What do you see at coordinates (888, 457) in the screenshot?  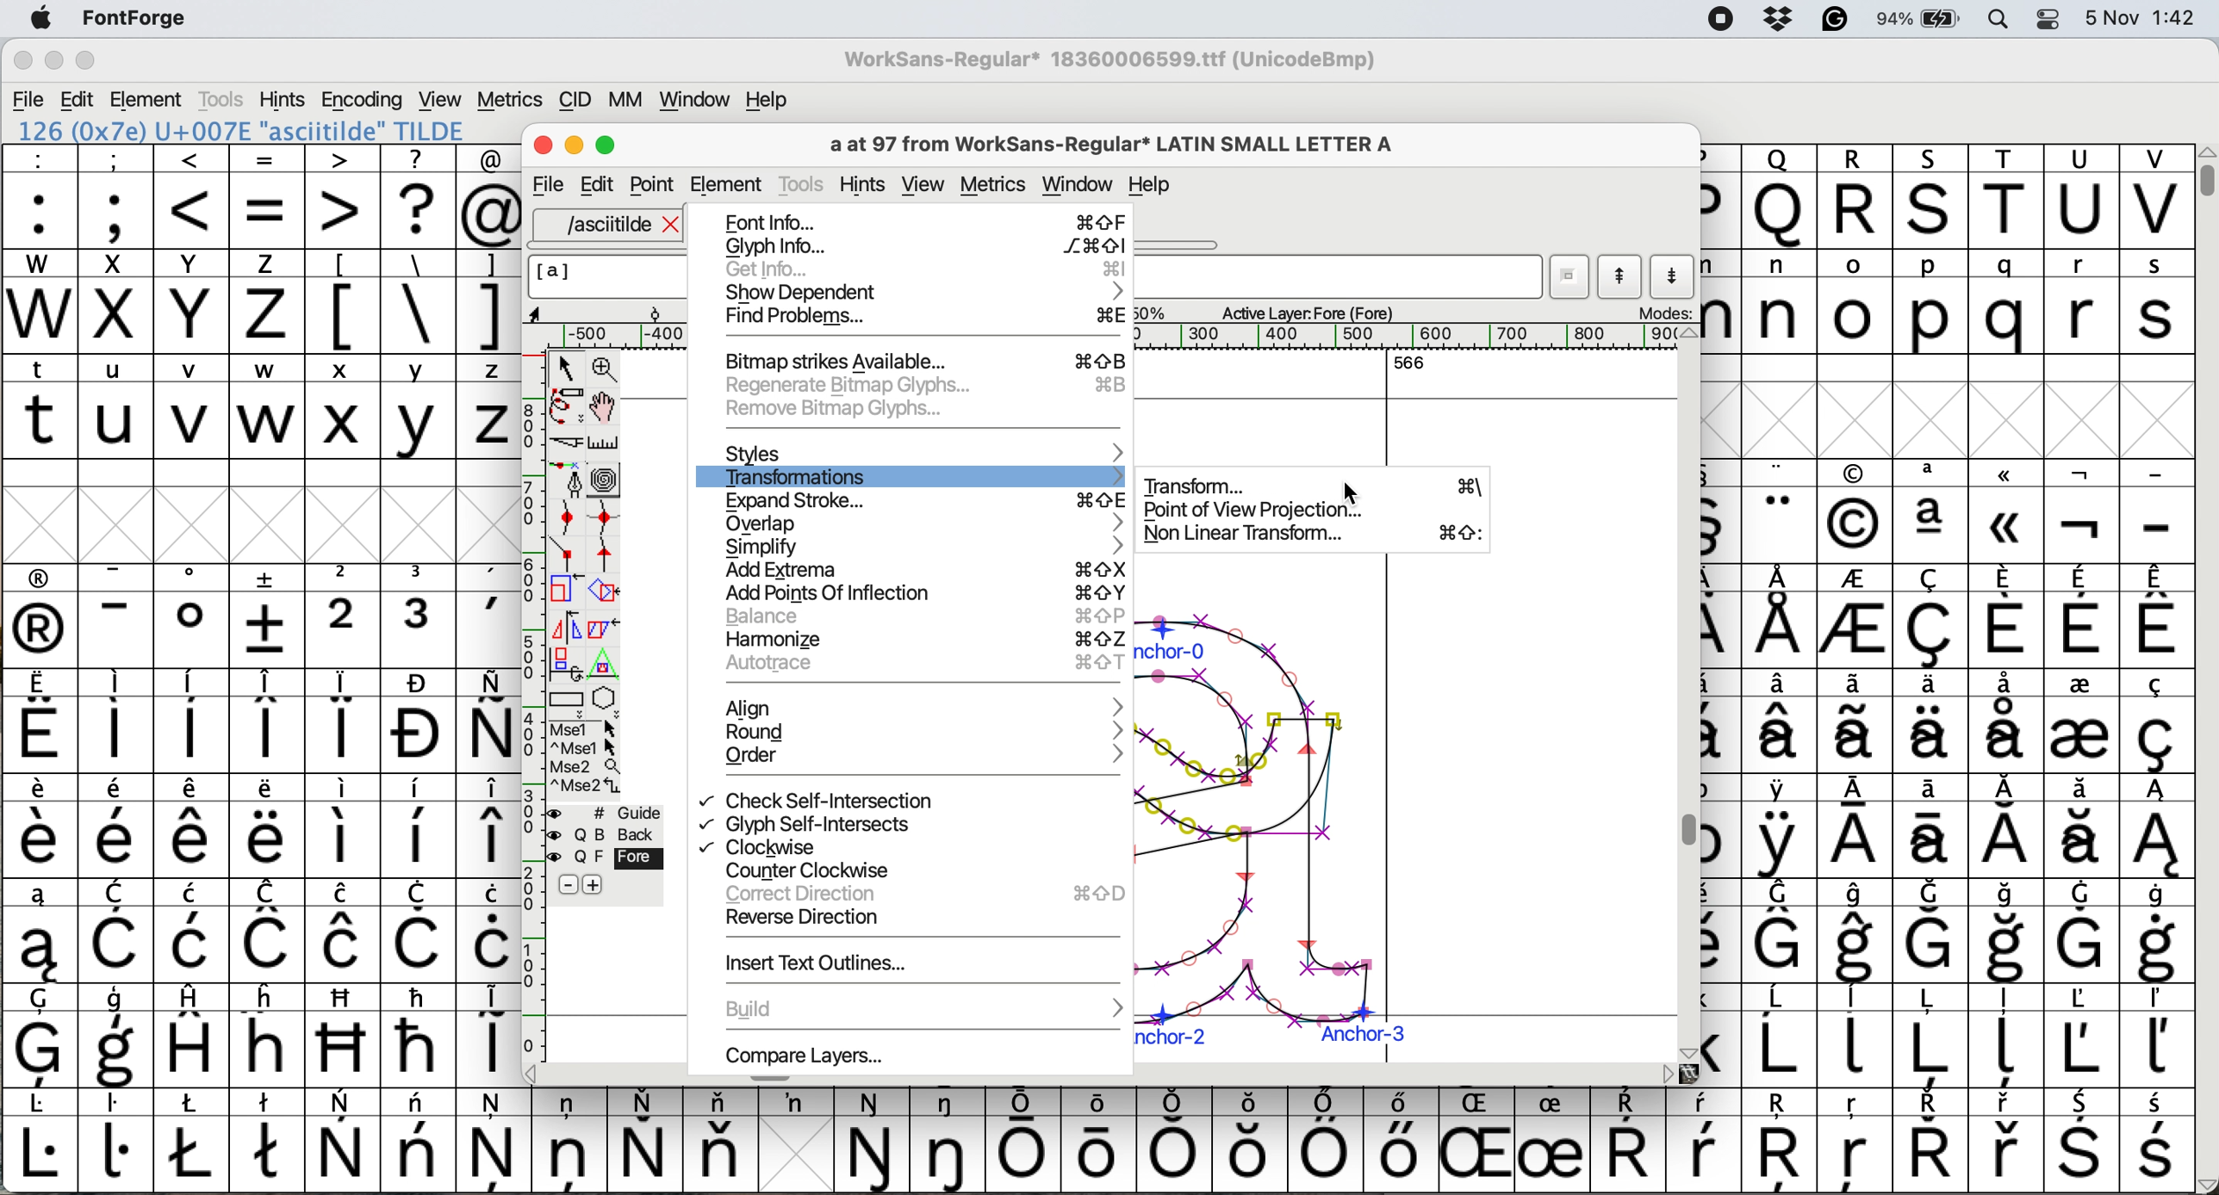 I see `styles` at bounding box center [888, 457].